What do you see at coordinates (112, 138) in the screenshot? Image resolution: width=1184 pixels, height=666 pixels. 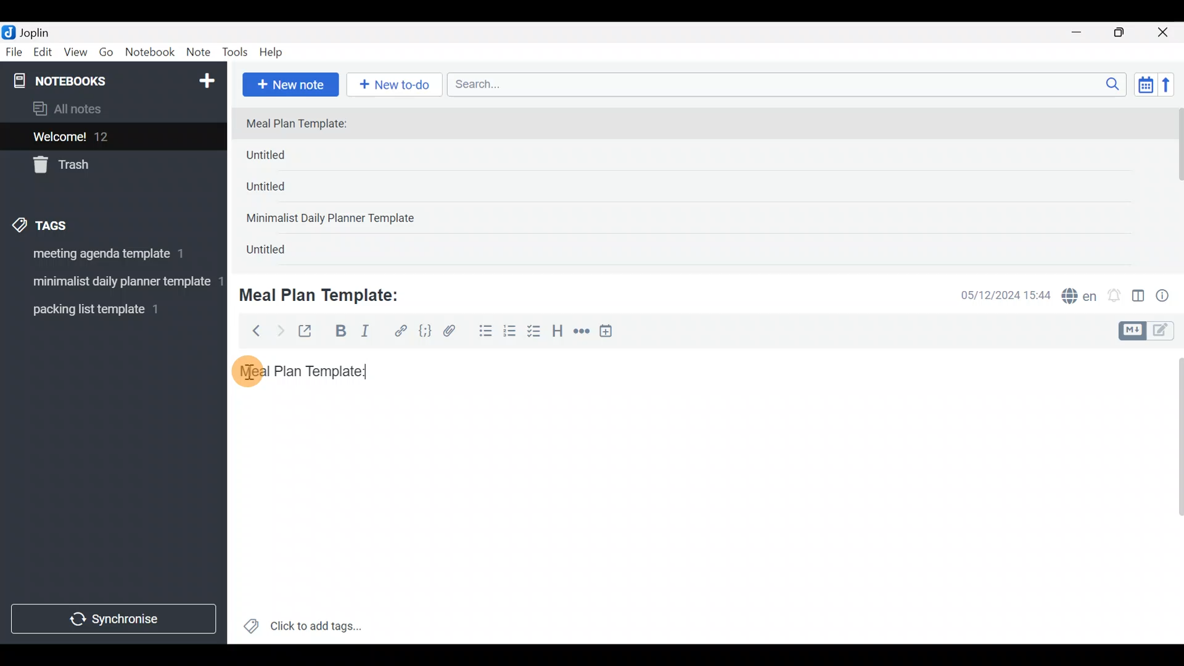 I see `Welcome!` at bounding box center [112, 138].